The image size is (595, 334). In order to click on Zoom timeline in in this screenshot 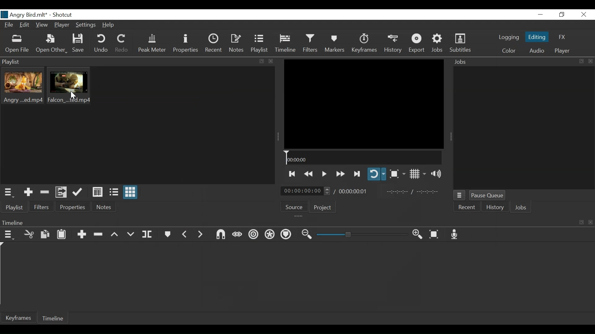, I will do `click(418, 235)`.